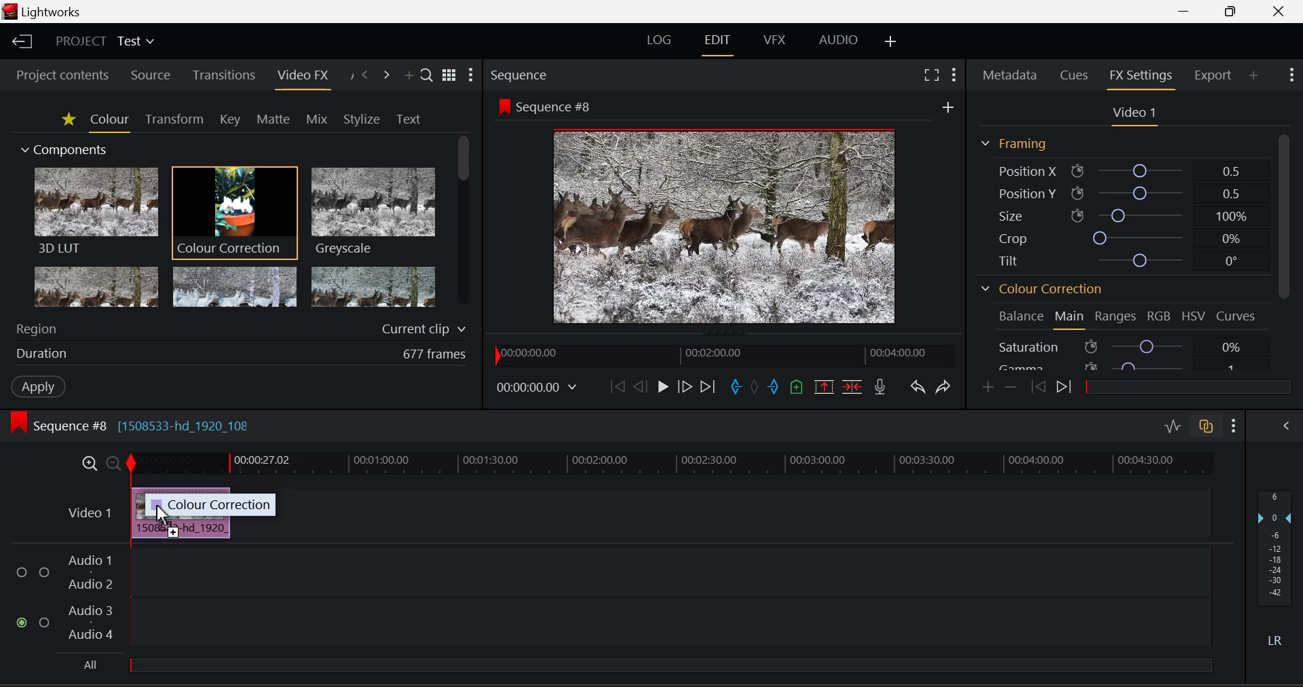 The image size is (1303, 687). What do you see at coordinates (833, 41) in the screenshot?
I see `AUDIO Layout` at bounding box center [833, 41].